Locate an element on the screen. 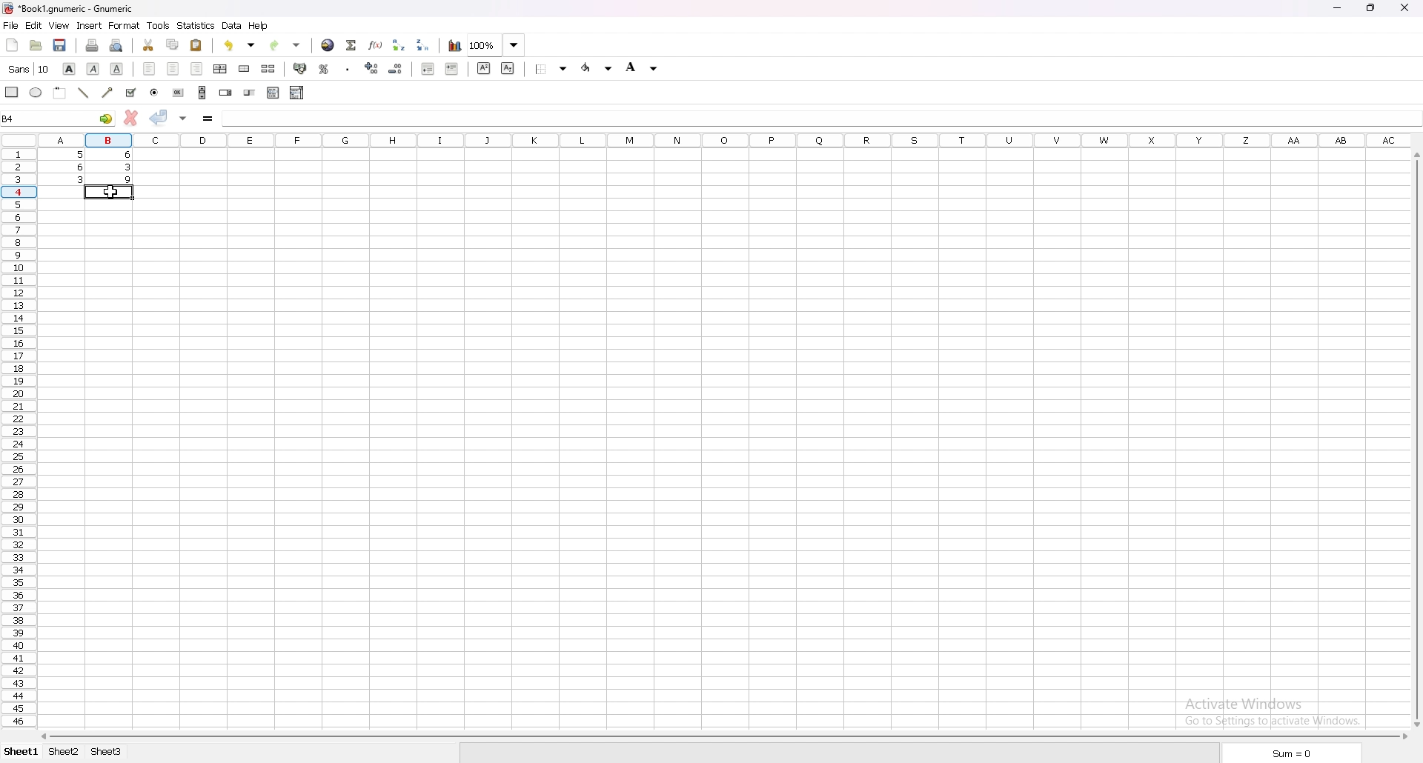  combo box is located at coordinates (297, 92).